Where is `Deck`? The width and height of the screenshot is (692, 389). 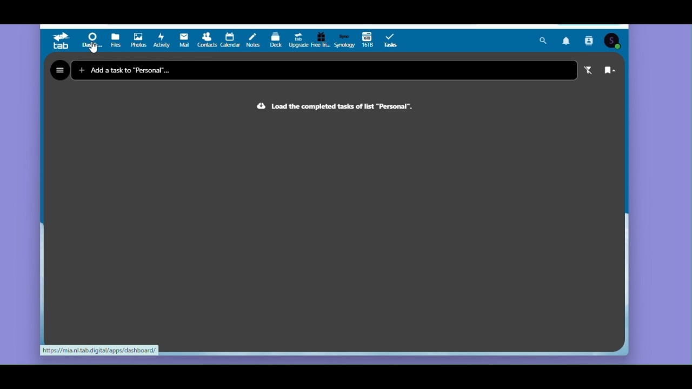 Deck is located at coordinates (275, 41).